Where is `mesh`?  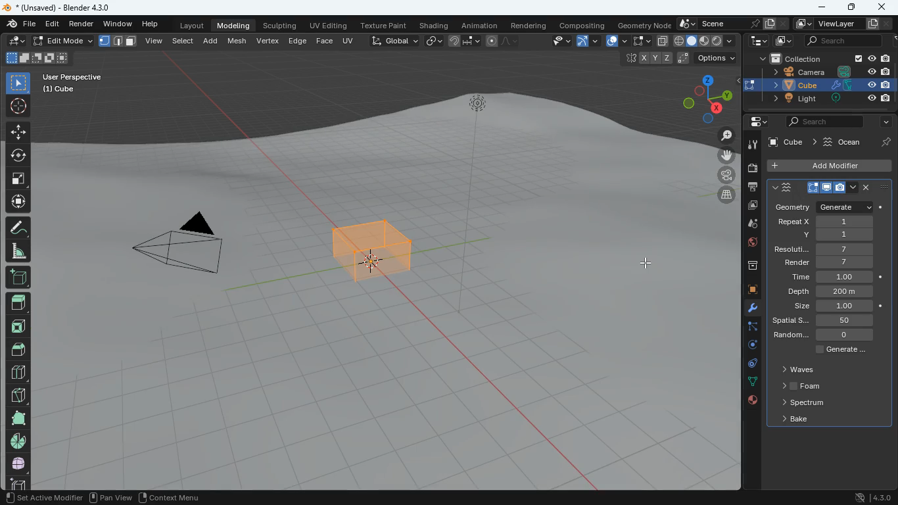 mesh is located at coordinates (239, 39).